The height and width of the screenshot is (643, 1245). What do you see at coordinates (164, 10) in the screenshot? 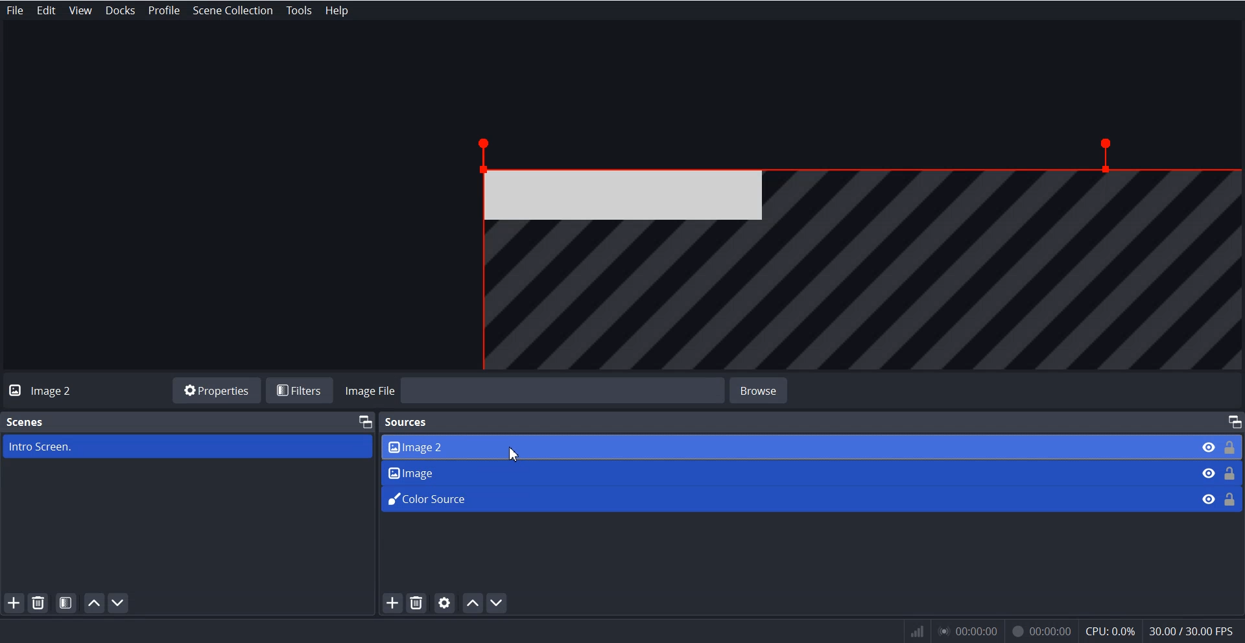
I see `Profile` at bounding box center [164, 10].